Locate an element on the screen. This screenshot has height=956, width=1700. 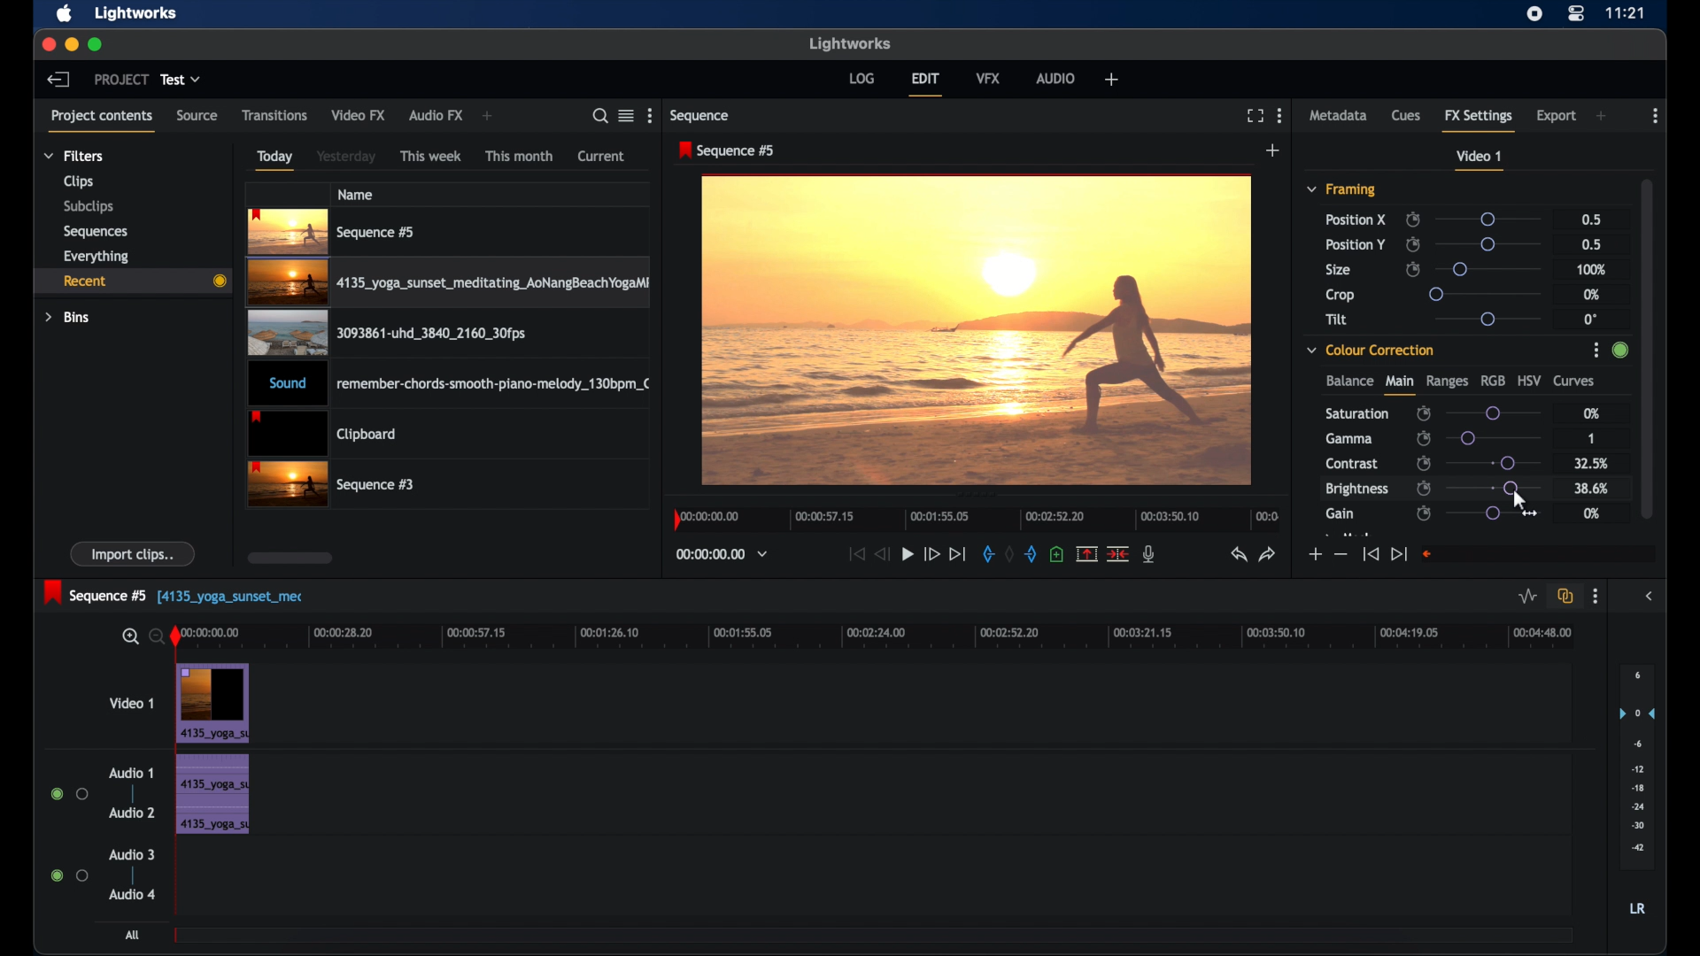
back is located at coordinates (57, 79).